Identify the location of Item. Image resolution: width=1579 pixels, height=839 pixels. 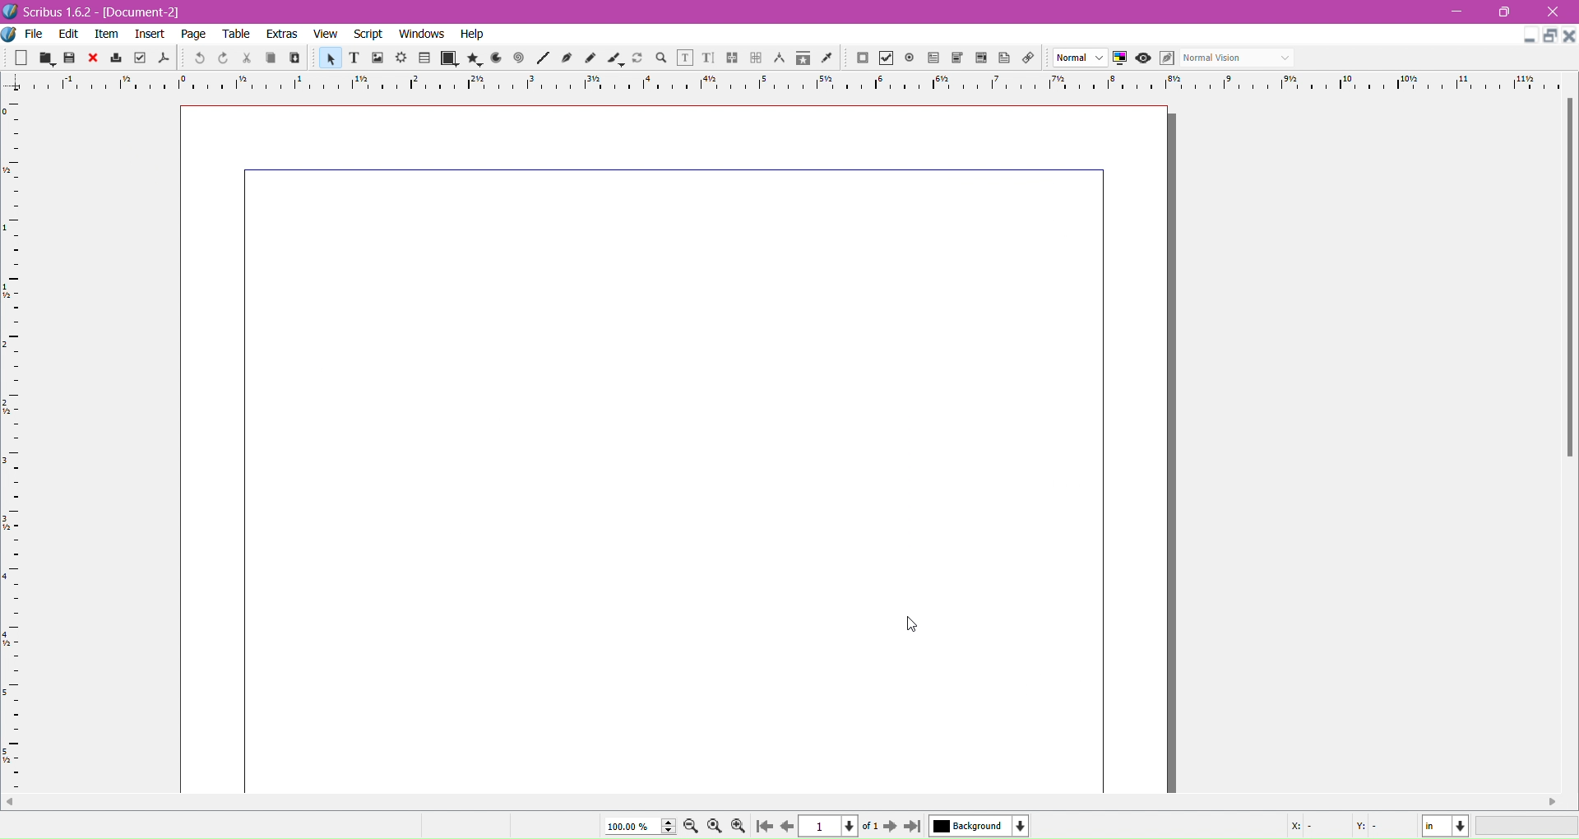
(109, 35).